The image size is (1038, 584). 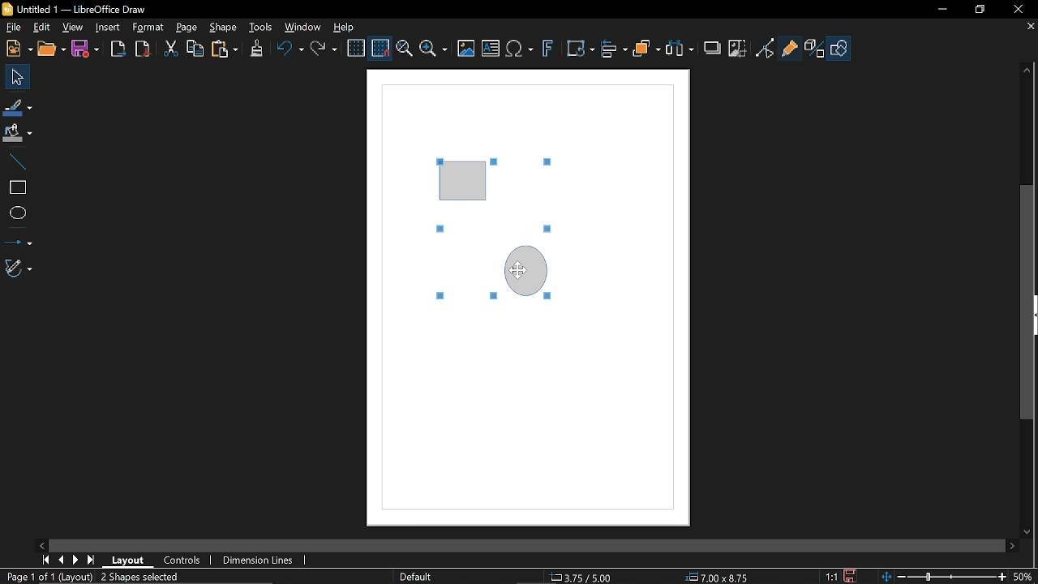 What do you see at coordinates (15, 186) in the screenshot?
I see `Rectangle` at bounding box center [15, 186].